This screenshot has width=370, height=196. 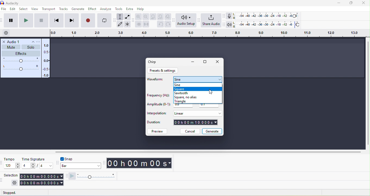 What do you see at coordinates (175, 21) in the screenshot?
I see `audacity audio setup toolbar` at bounding box center [175, 21].